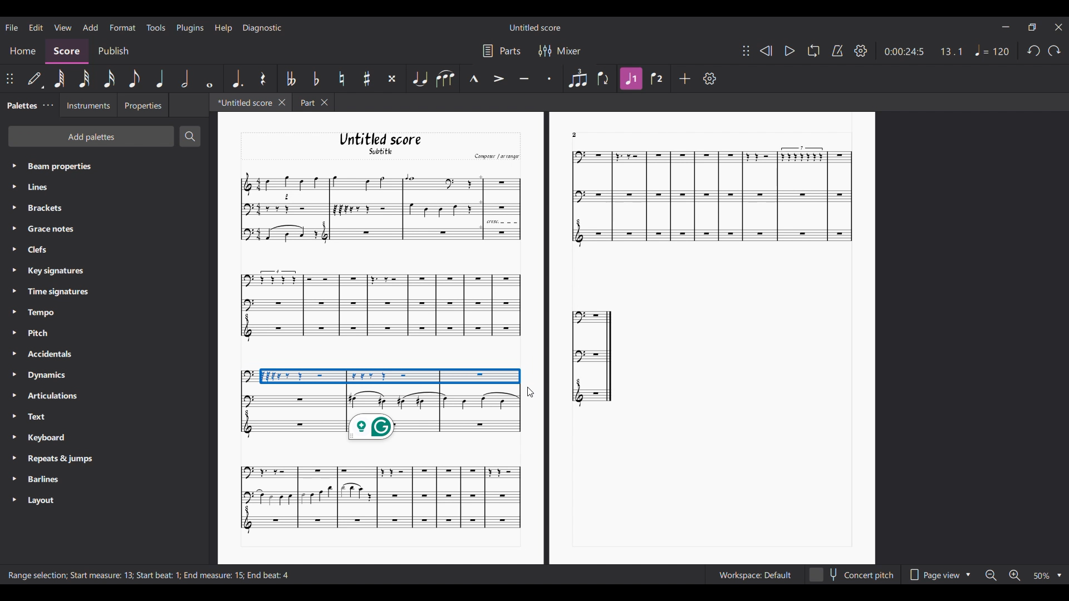 This screenshot has height=601, width=1069. What do you see at coordinates (264, 78) in the screenshot?
I see `Rest` at bounding box center [264, 78].